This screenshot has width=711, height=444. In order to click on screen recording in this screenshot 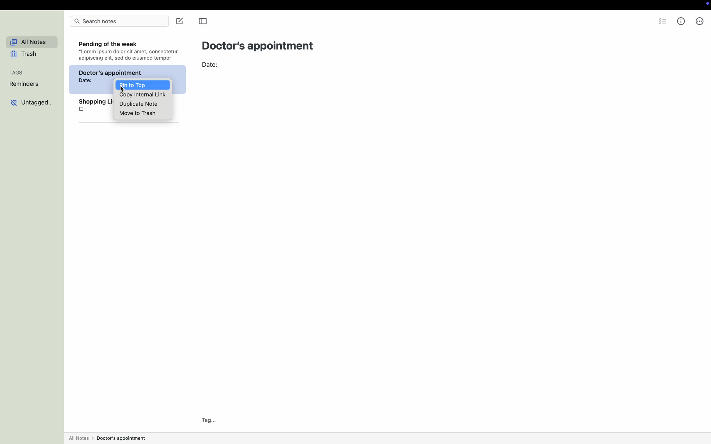, I will do `click(704, 6)`.